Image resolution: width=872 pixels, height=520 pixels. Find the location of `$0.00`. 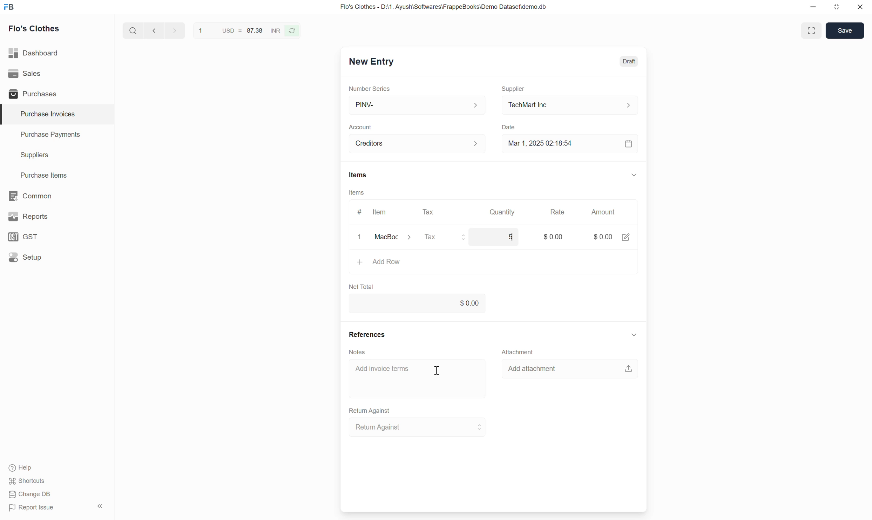

$0.00 is located at coordinates (612, 235).